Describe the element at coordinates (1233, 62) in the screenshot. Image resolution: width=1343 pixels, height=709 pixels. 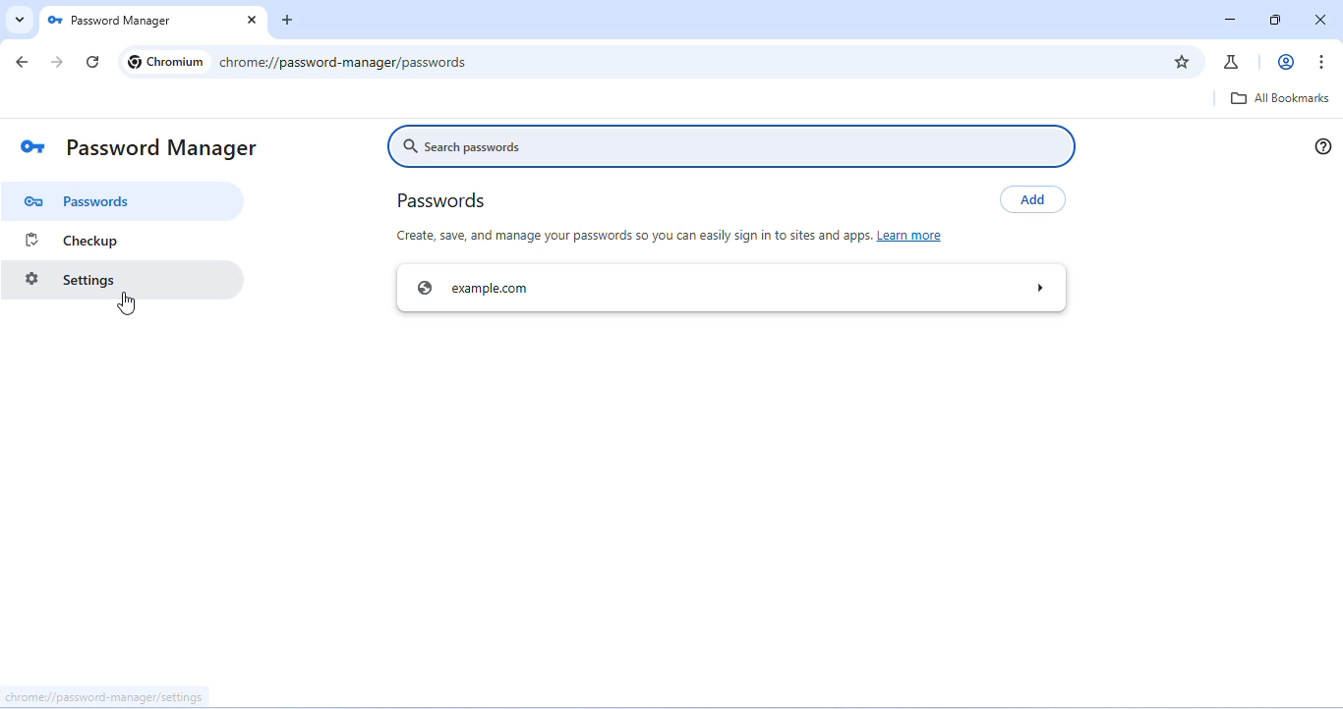
I see `chrome labs` at that location.